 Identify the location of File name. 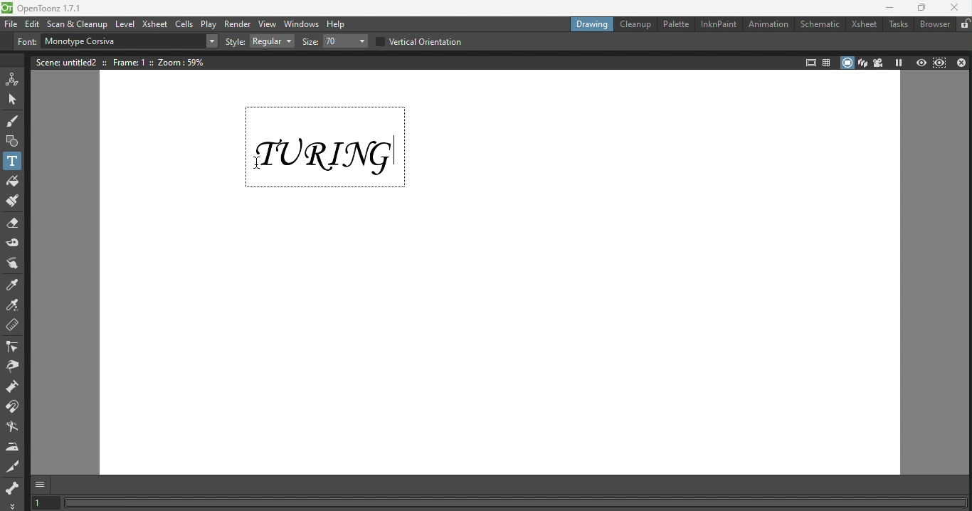
(60, 8).